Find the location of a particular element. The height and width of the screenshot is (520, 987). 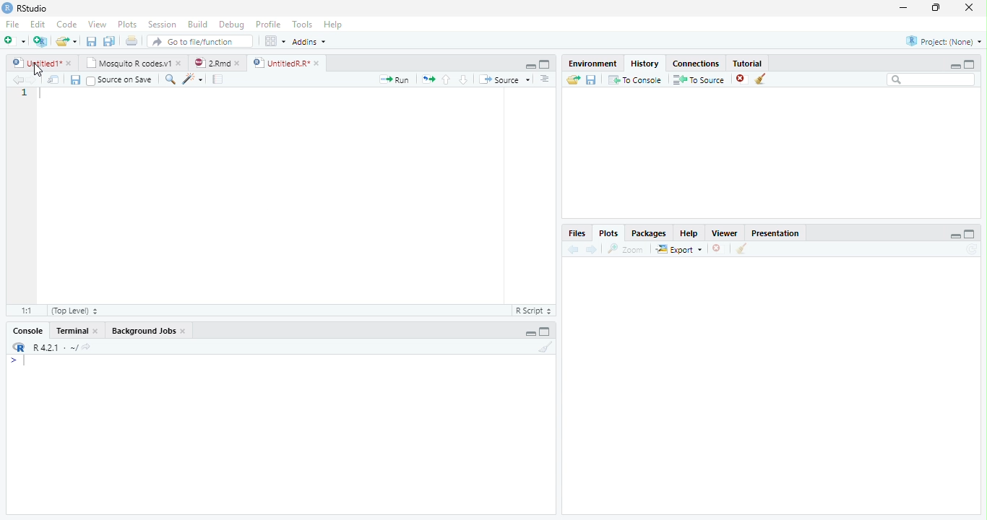

save is located at coordinates (75, 80).